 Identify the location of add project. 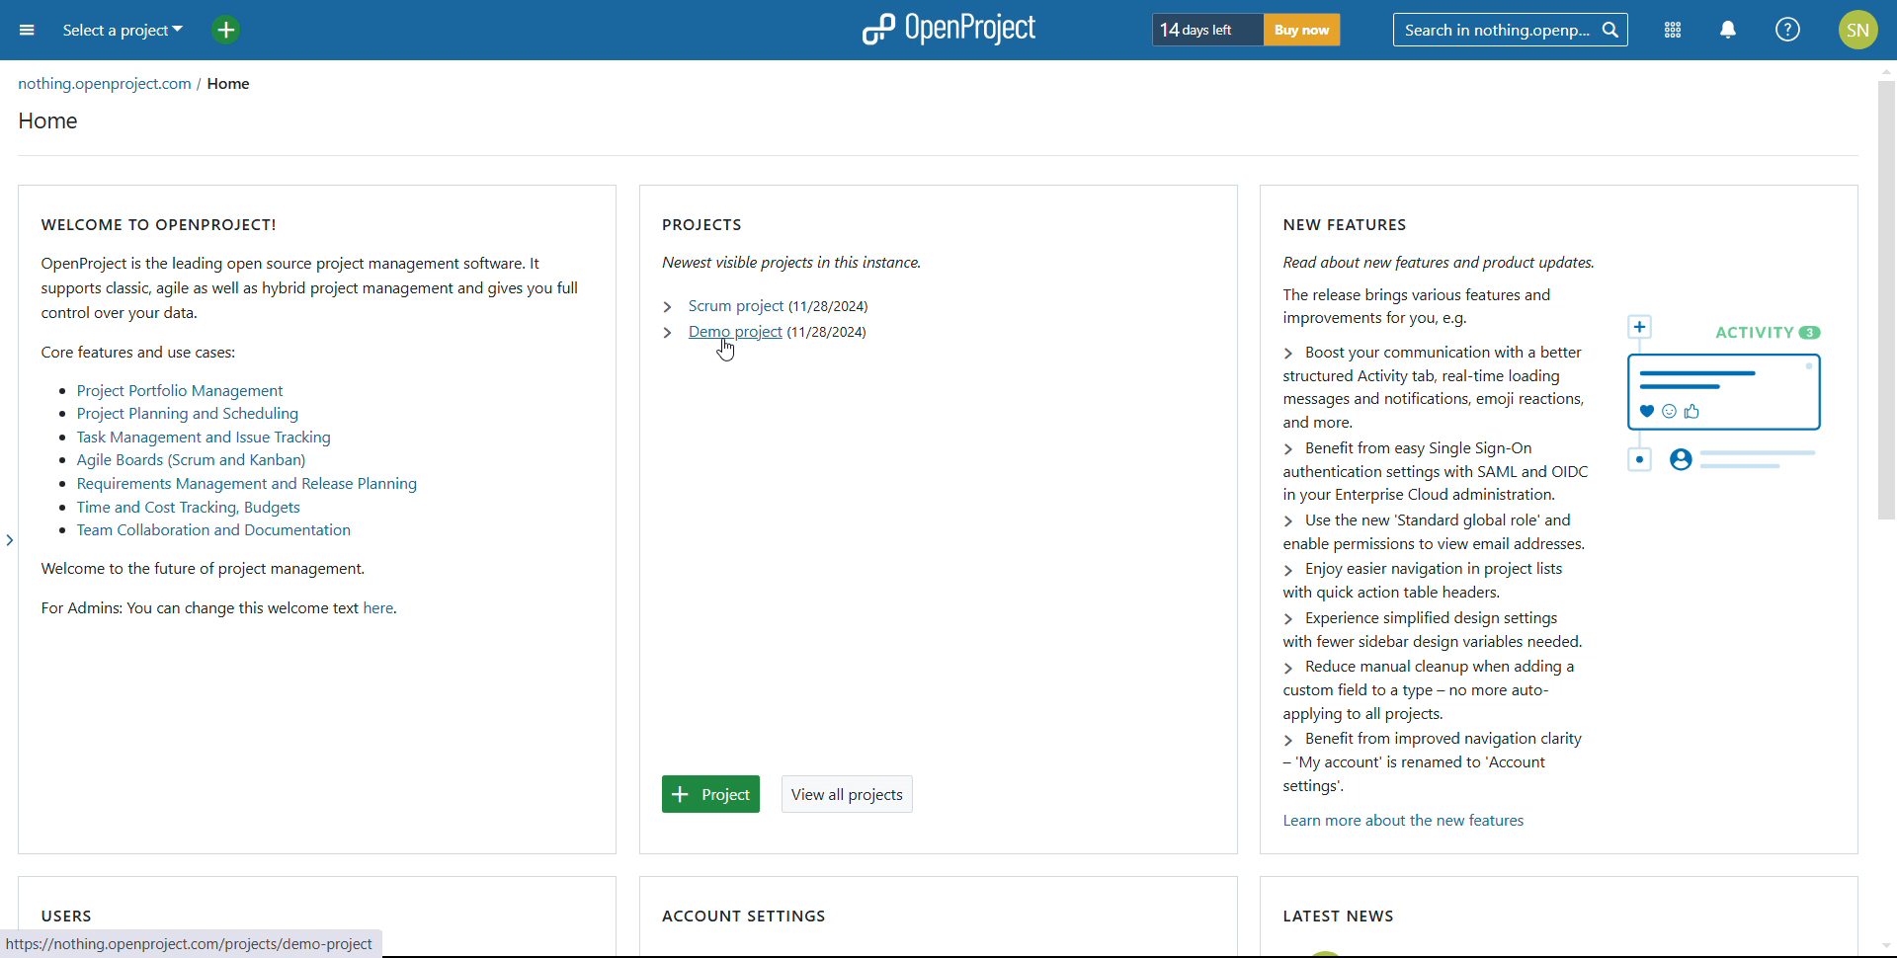
(710, 794).